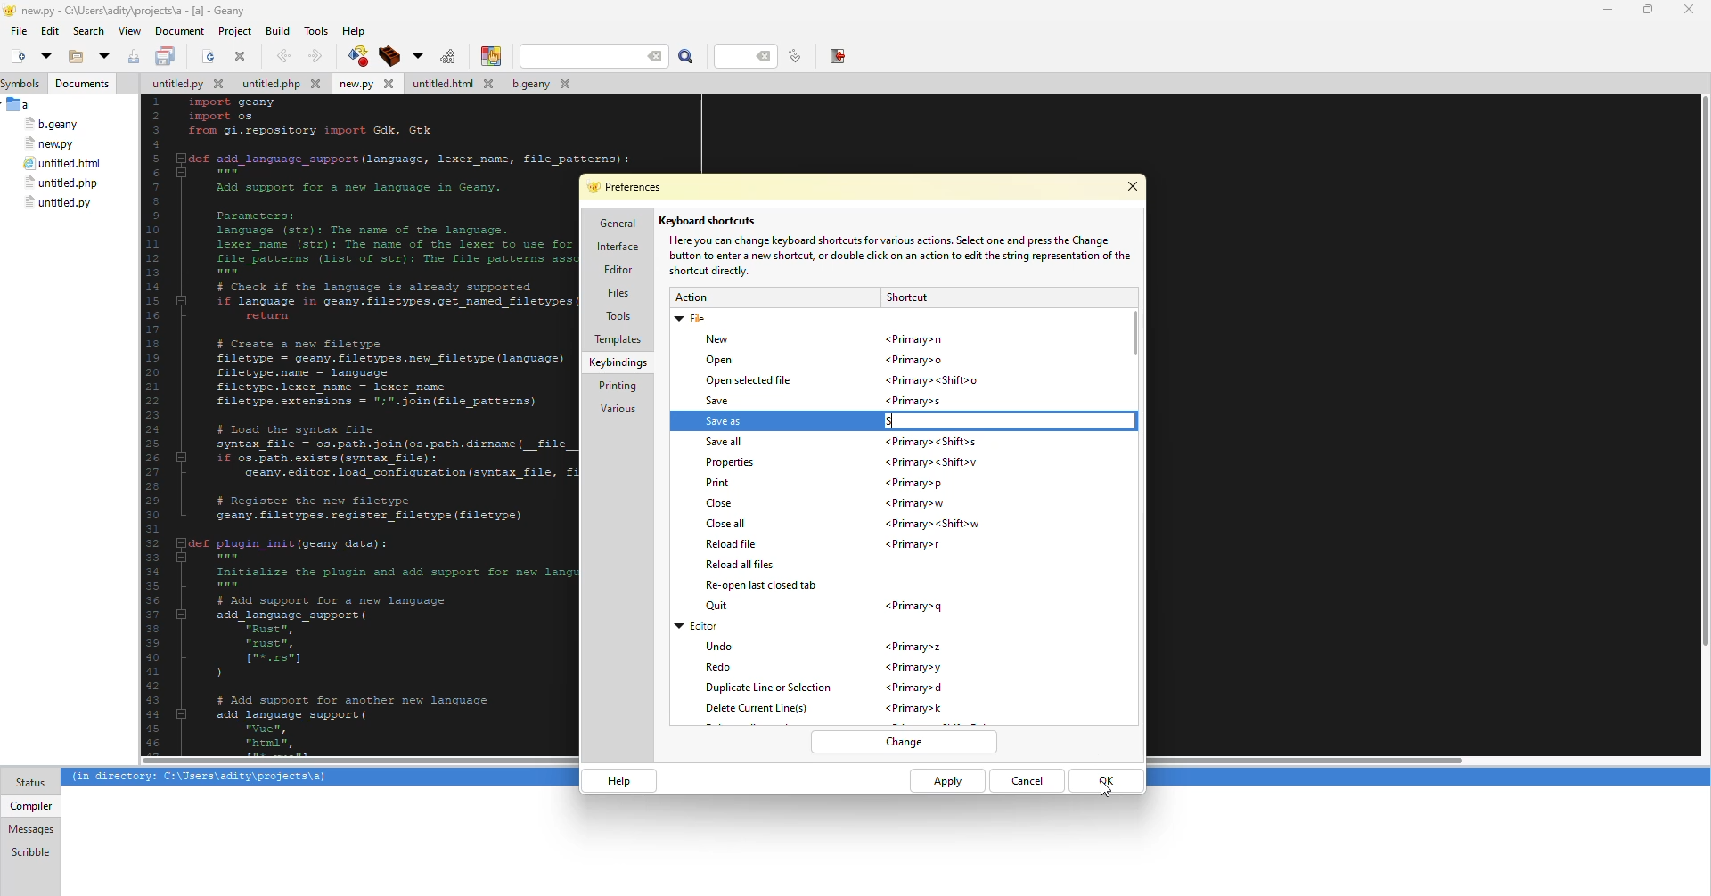  What do you see at coordinates (918, 503) in the screenshot?
I see `shortcut` at bounding box center [918, 503].